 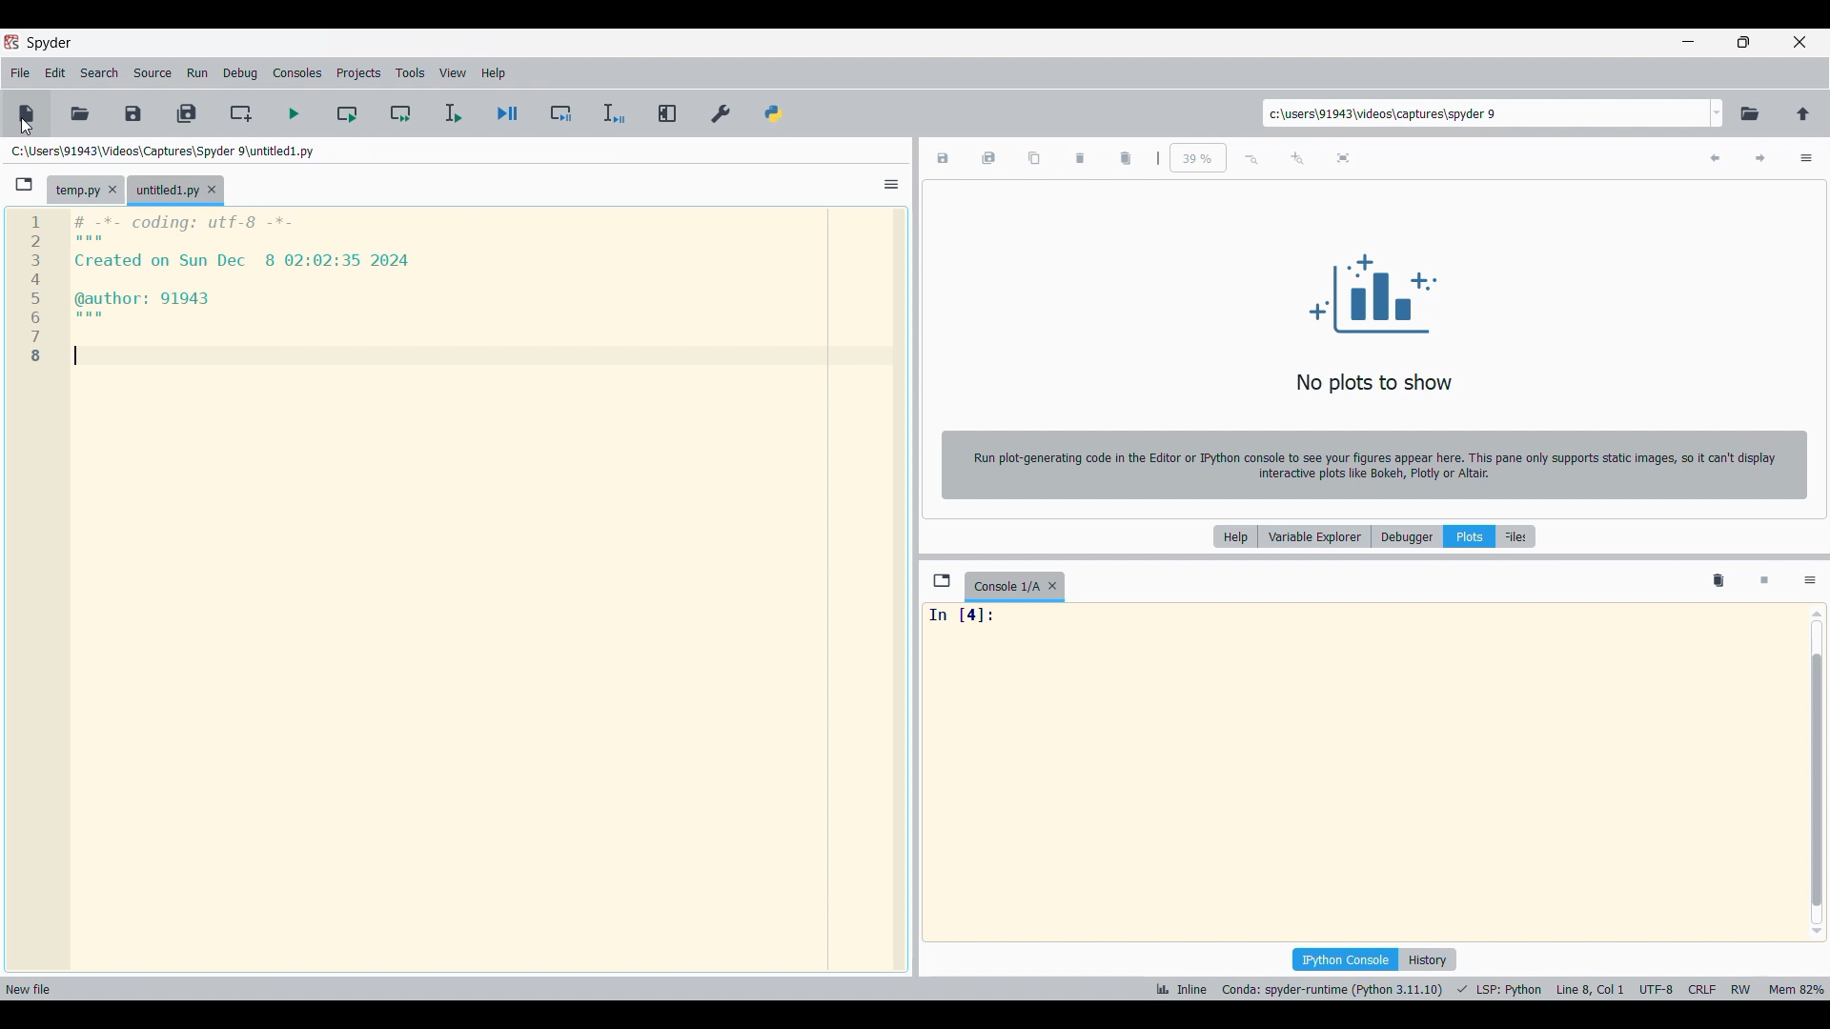 What do you see at coordinates (401, 114) in the screenshot?
I see `Run current cell and go to next one` at bounding box center [401, 114].